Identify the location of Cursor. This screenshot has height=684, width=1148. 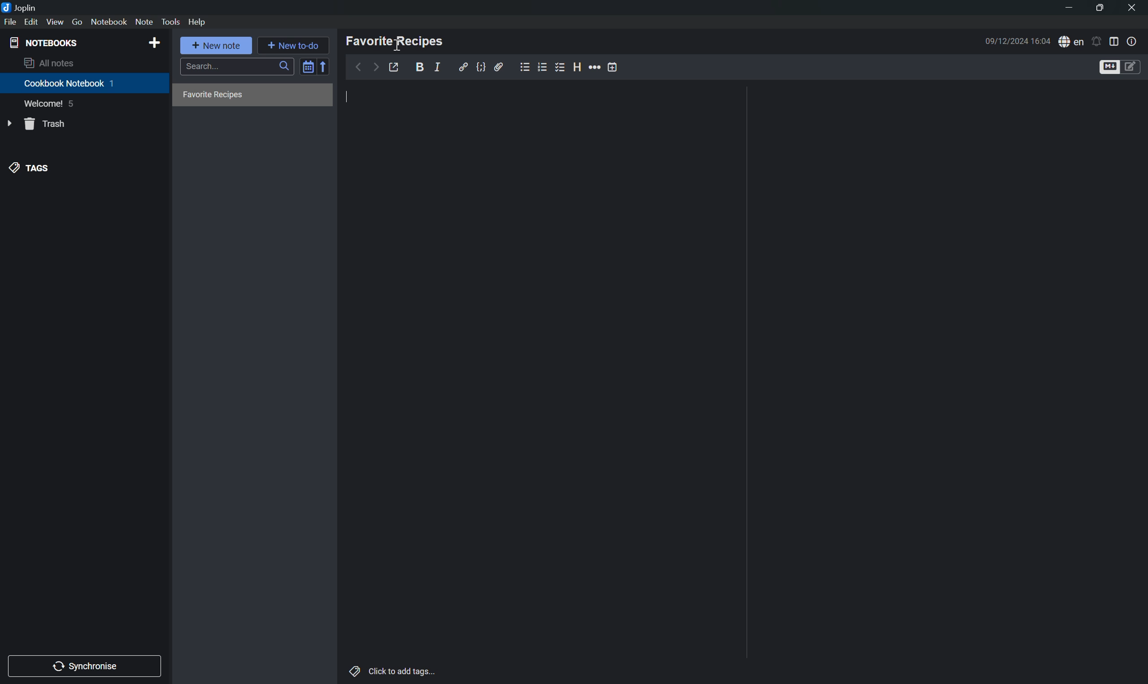
(397, 42).